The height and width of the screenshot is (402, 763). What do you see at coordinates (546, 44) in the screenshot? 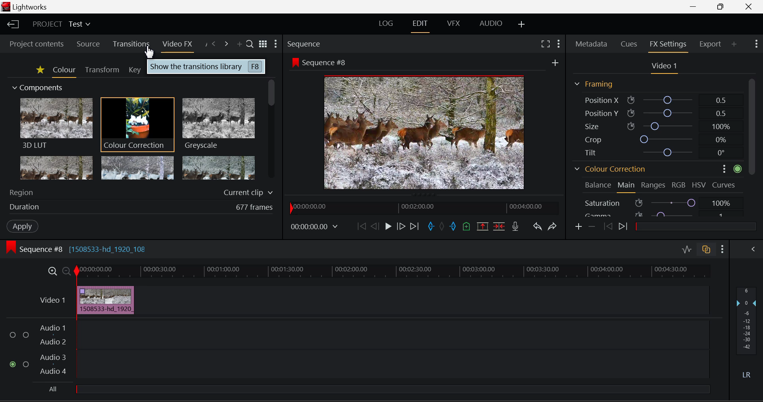
I see `Full Screen` at bounding box center [546, 44].